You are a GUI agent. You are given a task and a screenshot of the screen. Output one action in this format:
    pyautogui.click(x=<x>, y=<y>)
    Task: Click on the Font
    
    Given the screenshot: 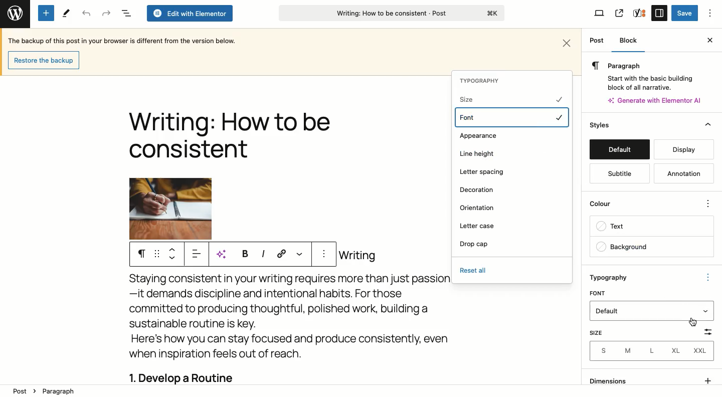 What is the action you would take?
    pyautogui.click(x=512, y=117)
    